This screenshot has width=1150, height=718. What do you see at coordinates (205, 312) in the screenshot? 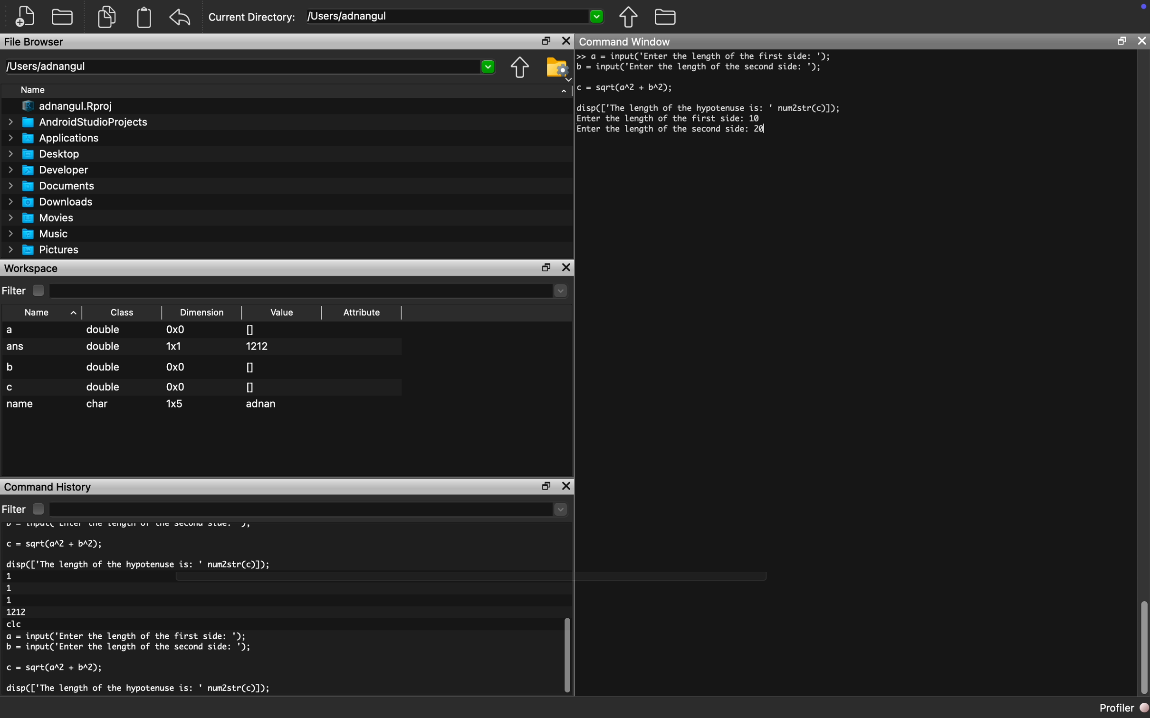
I see `Dimension` at bounding box center [205, 312].